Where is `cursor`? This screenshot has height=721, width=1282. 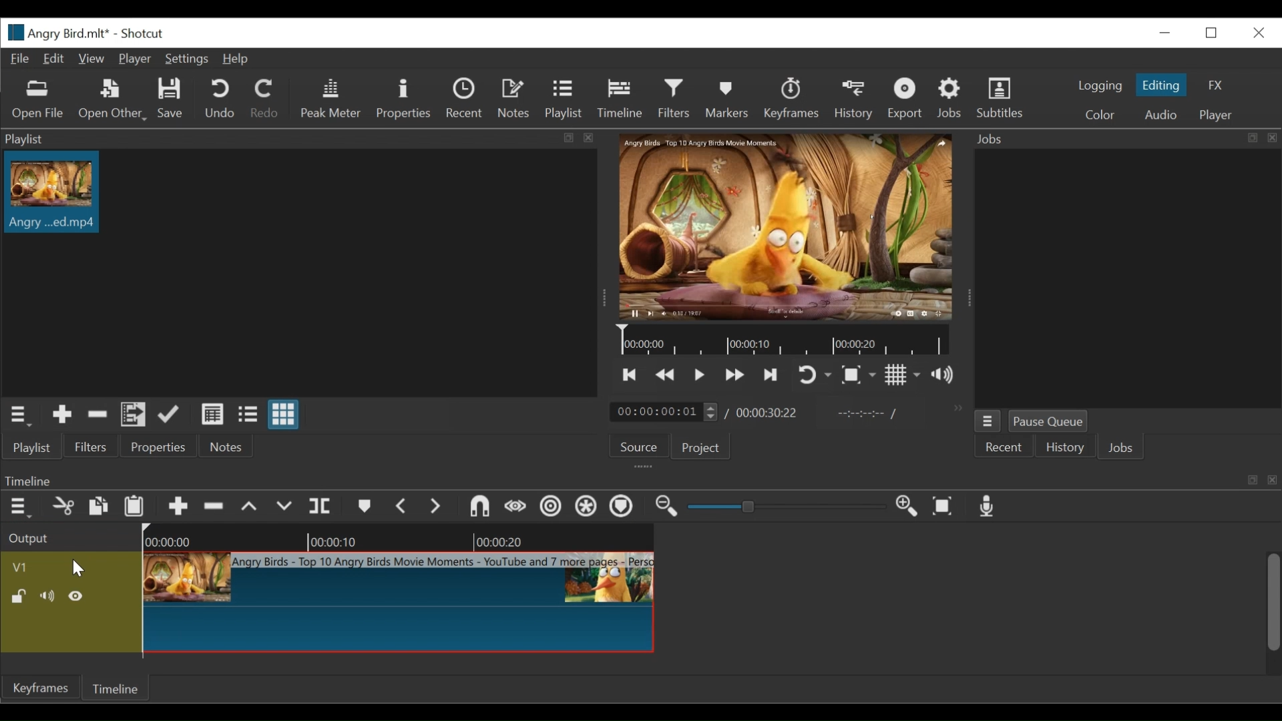
cursor is located at coordinates (79, 571).